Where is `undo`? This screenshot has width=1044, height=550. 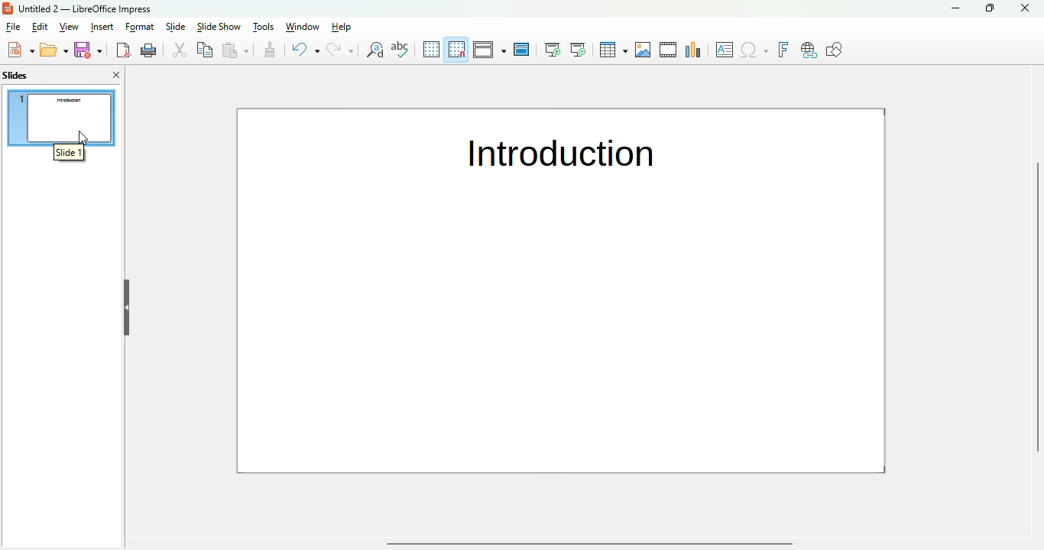
undo is located at coordinates (305, 50).